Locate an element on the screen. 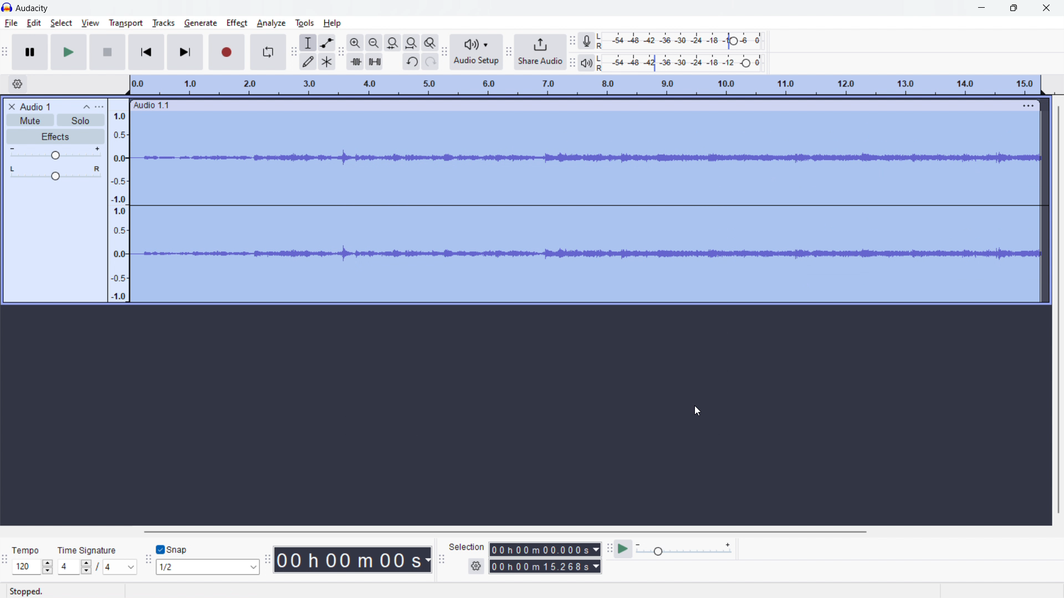 The height and width of the screenshot is (598, 1064). volume is located at coordinates (54, 153).